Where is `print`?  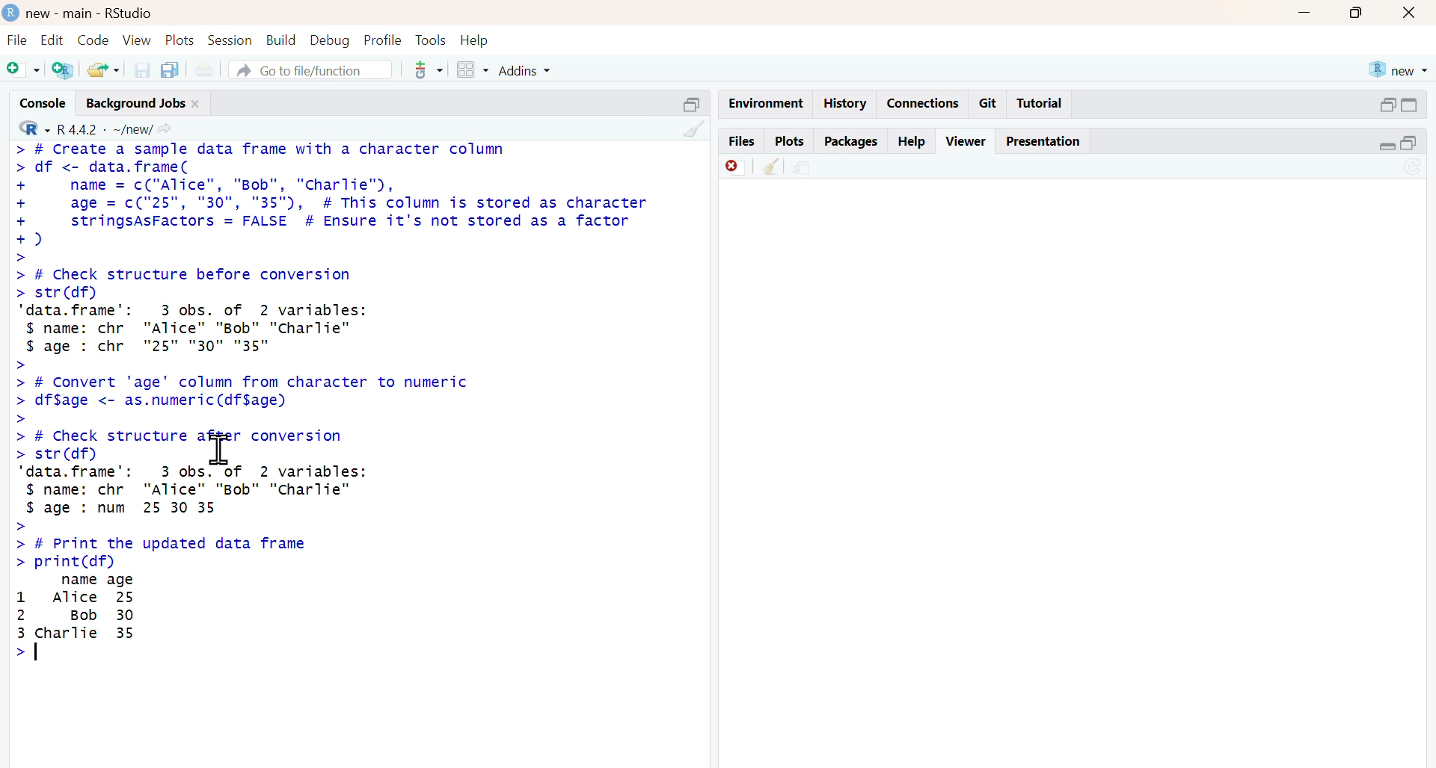
print is located at coordinates (205, 71).